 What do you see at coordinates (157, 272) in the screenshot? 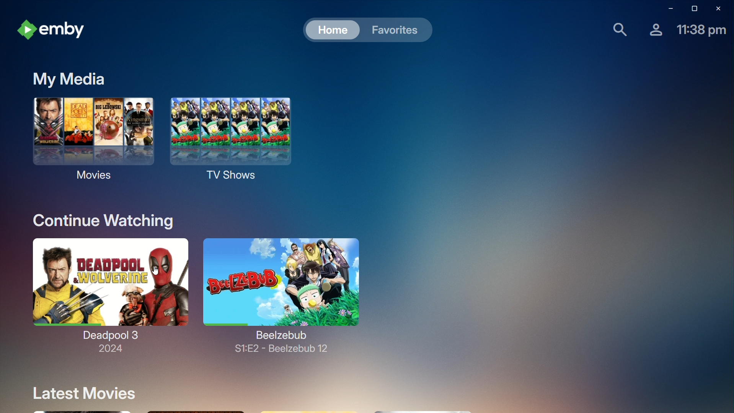
I see `cursor` at bounding box center [157, 272].